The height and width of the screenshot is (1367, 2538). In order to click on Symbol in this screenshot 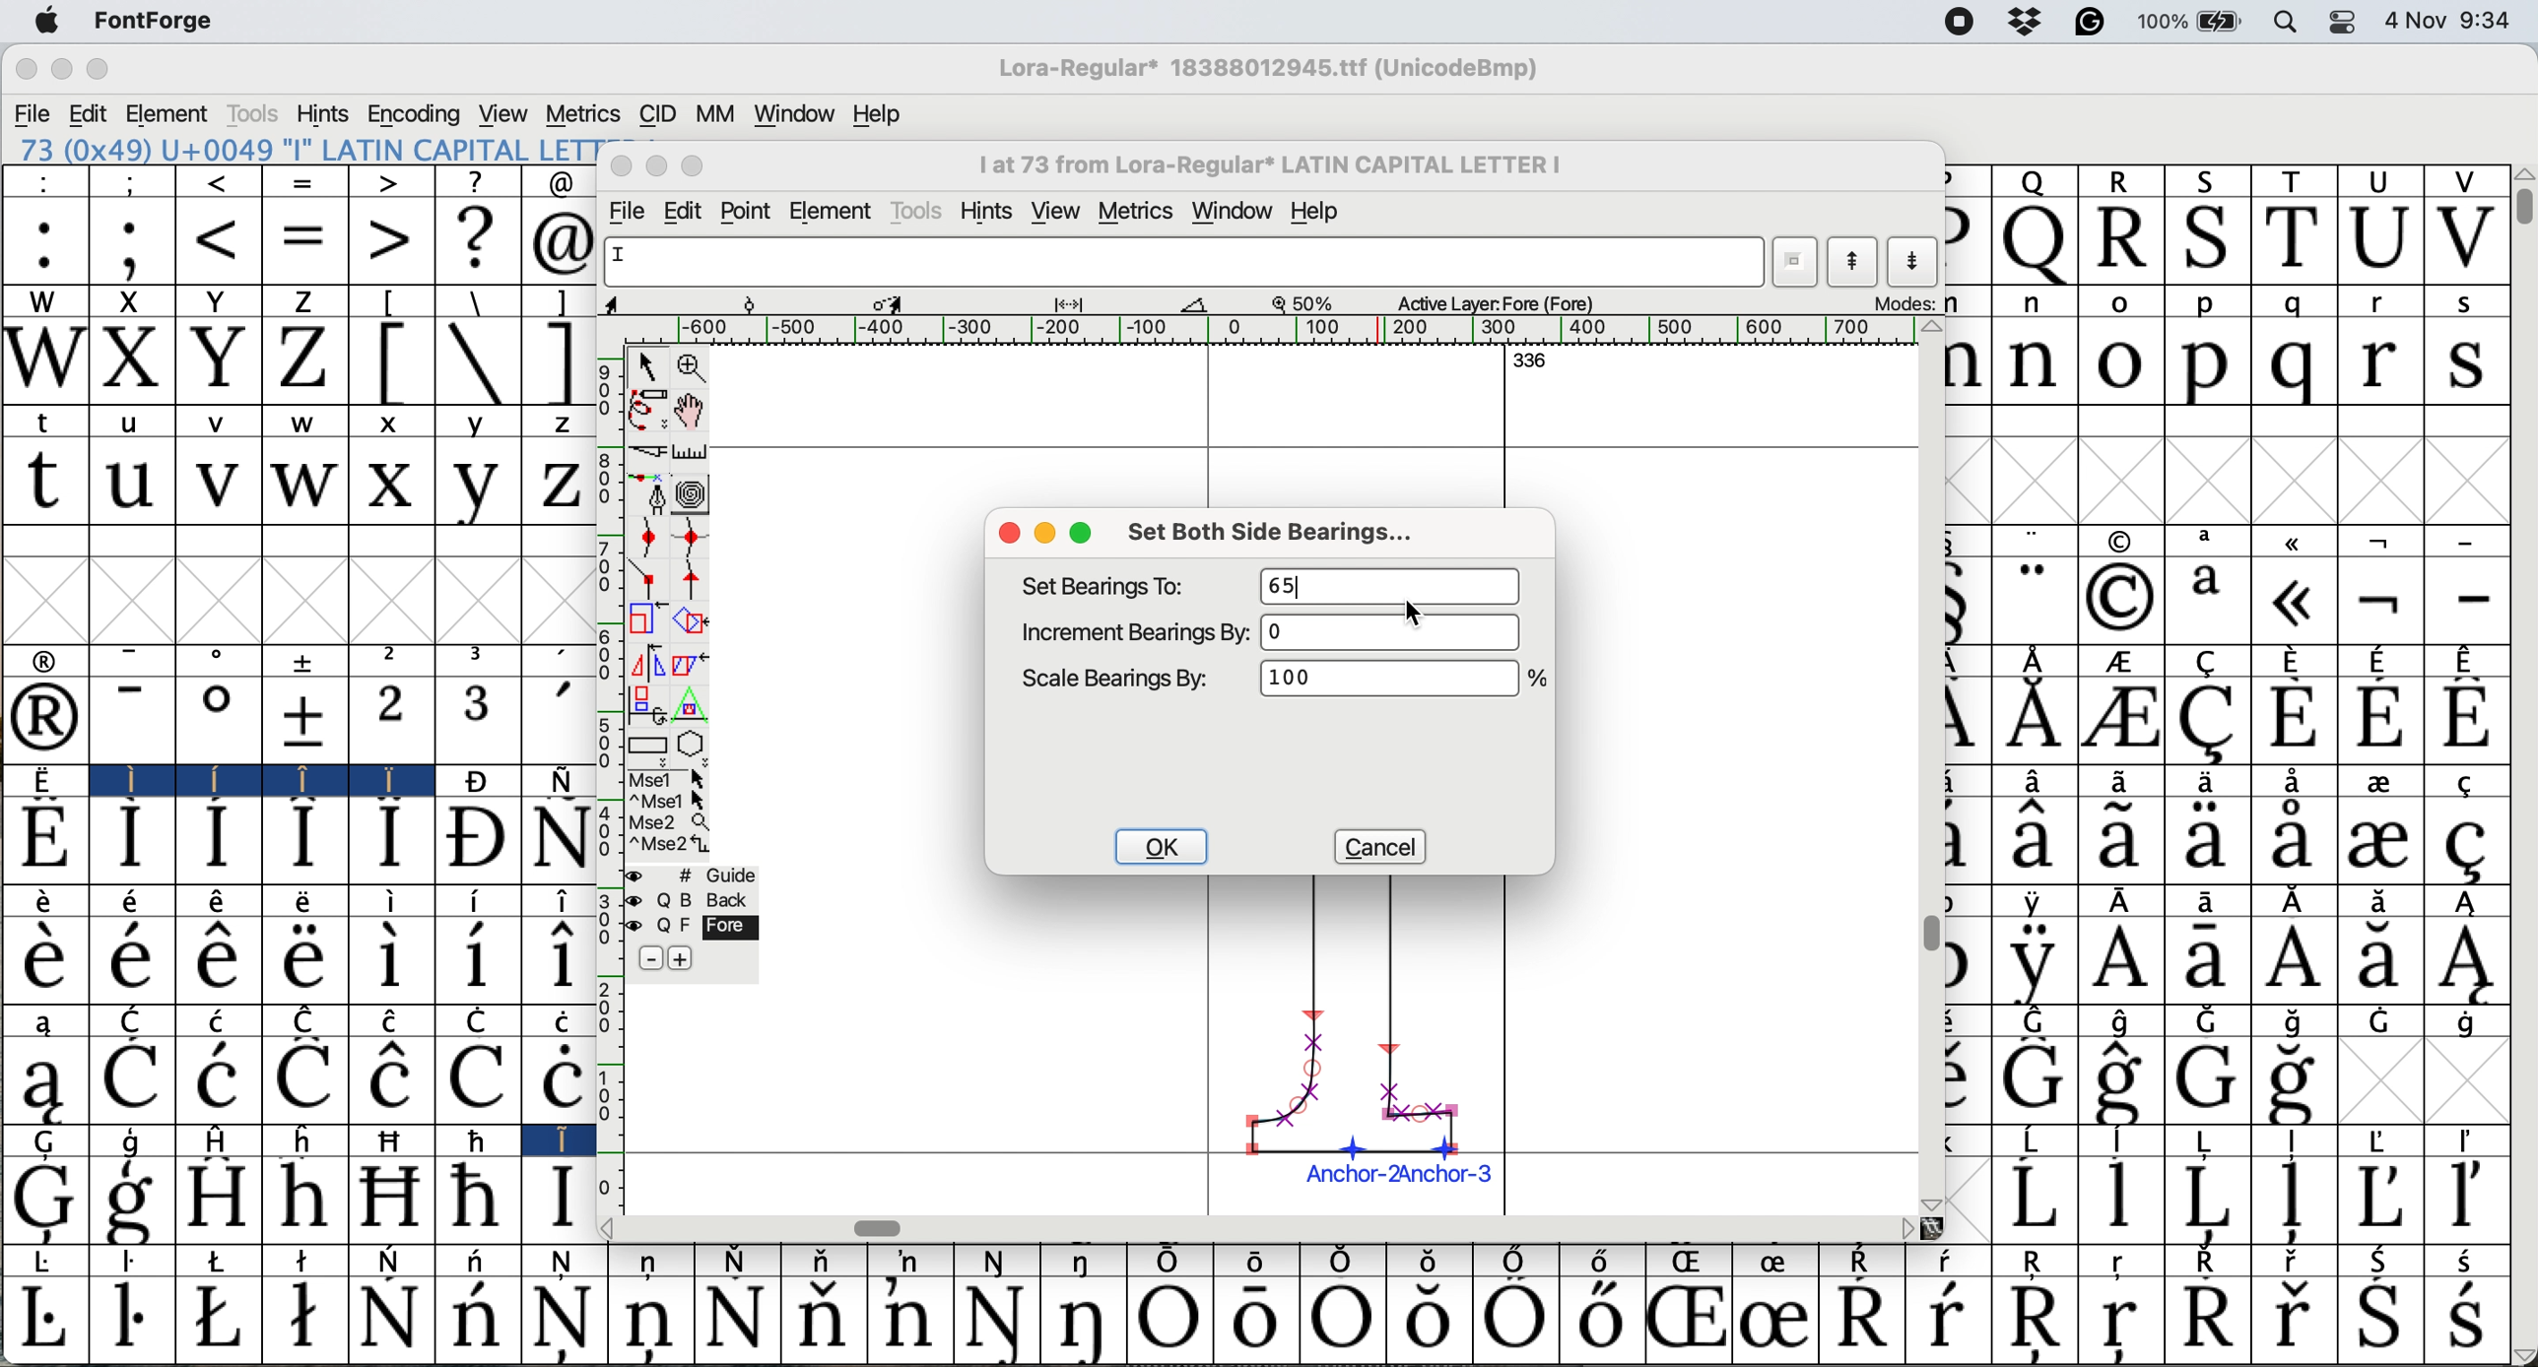, I will do `click(2293, 1200)`.